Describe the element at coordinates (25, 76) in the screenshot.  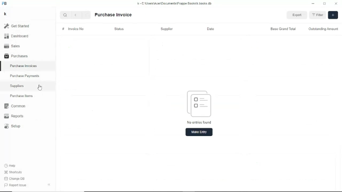
I see `Purchase payments` at that location.